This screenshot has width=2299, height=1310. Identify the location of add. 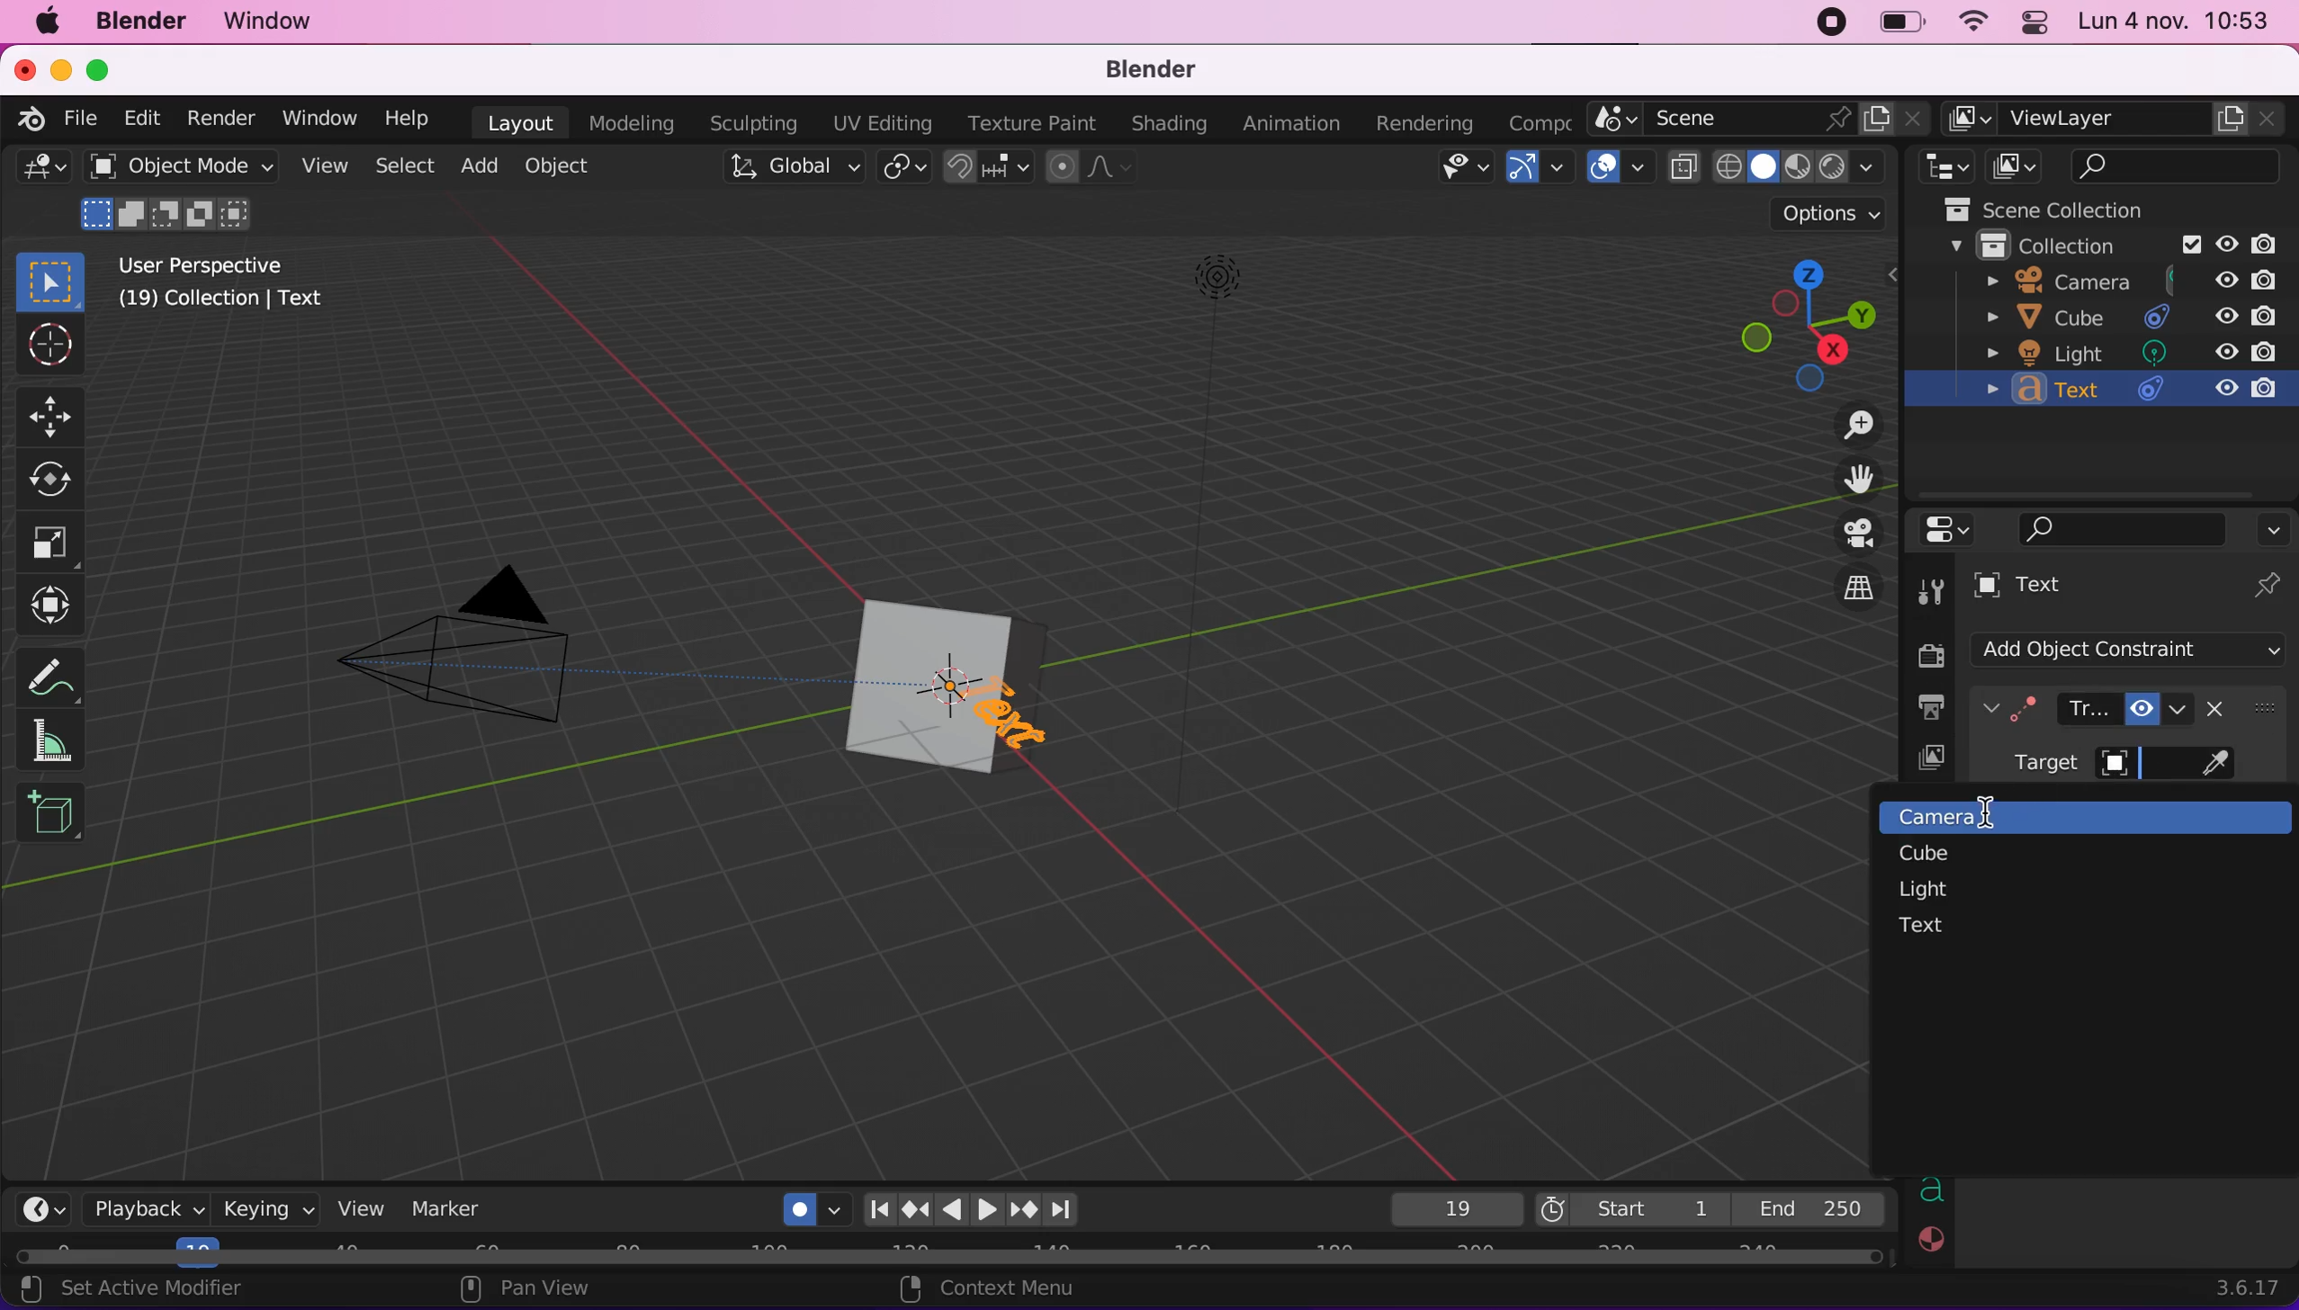
(484, 169).